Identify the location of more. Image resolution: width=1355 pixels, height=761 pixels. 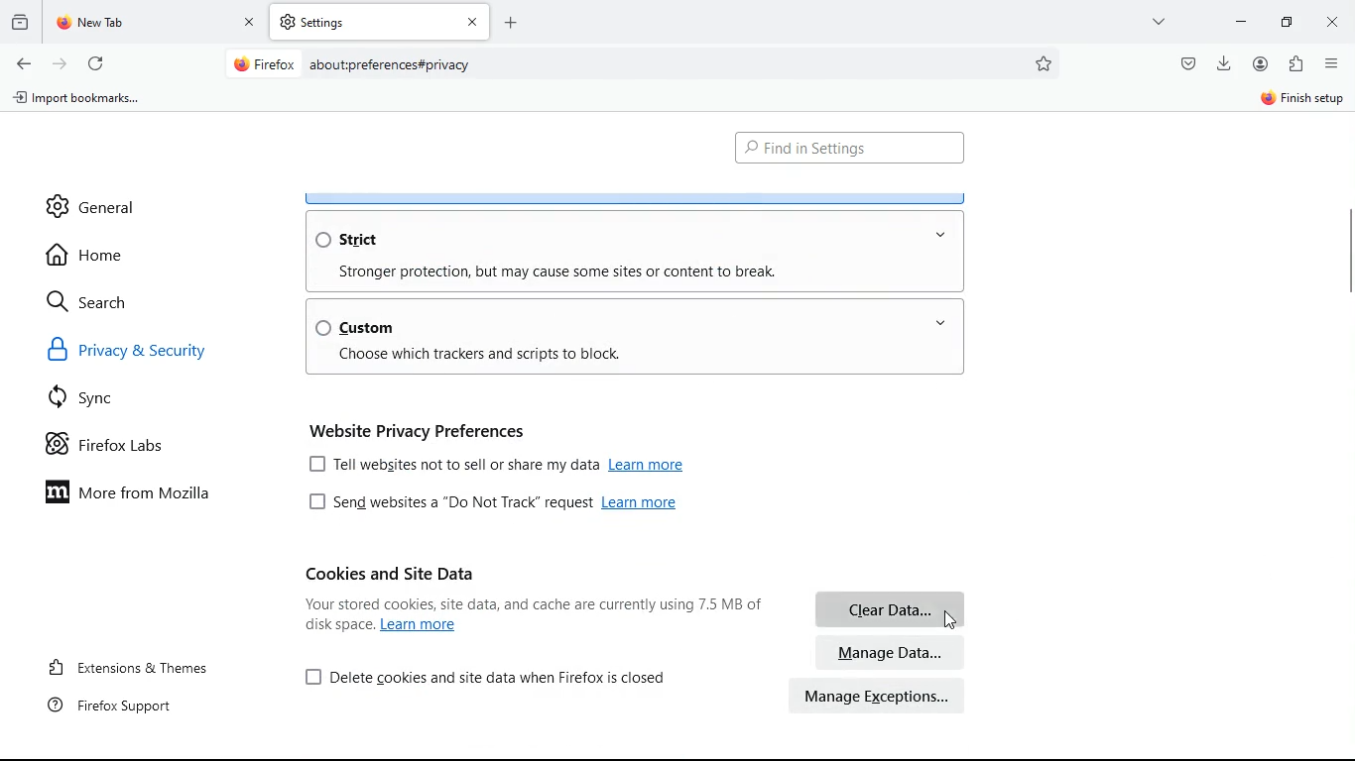
(1162, 21).